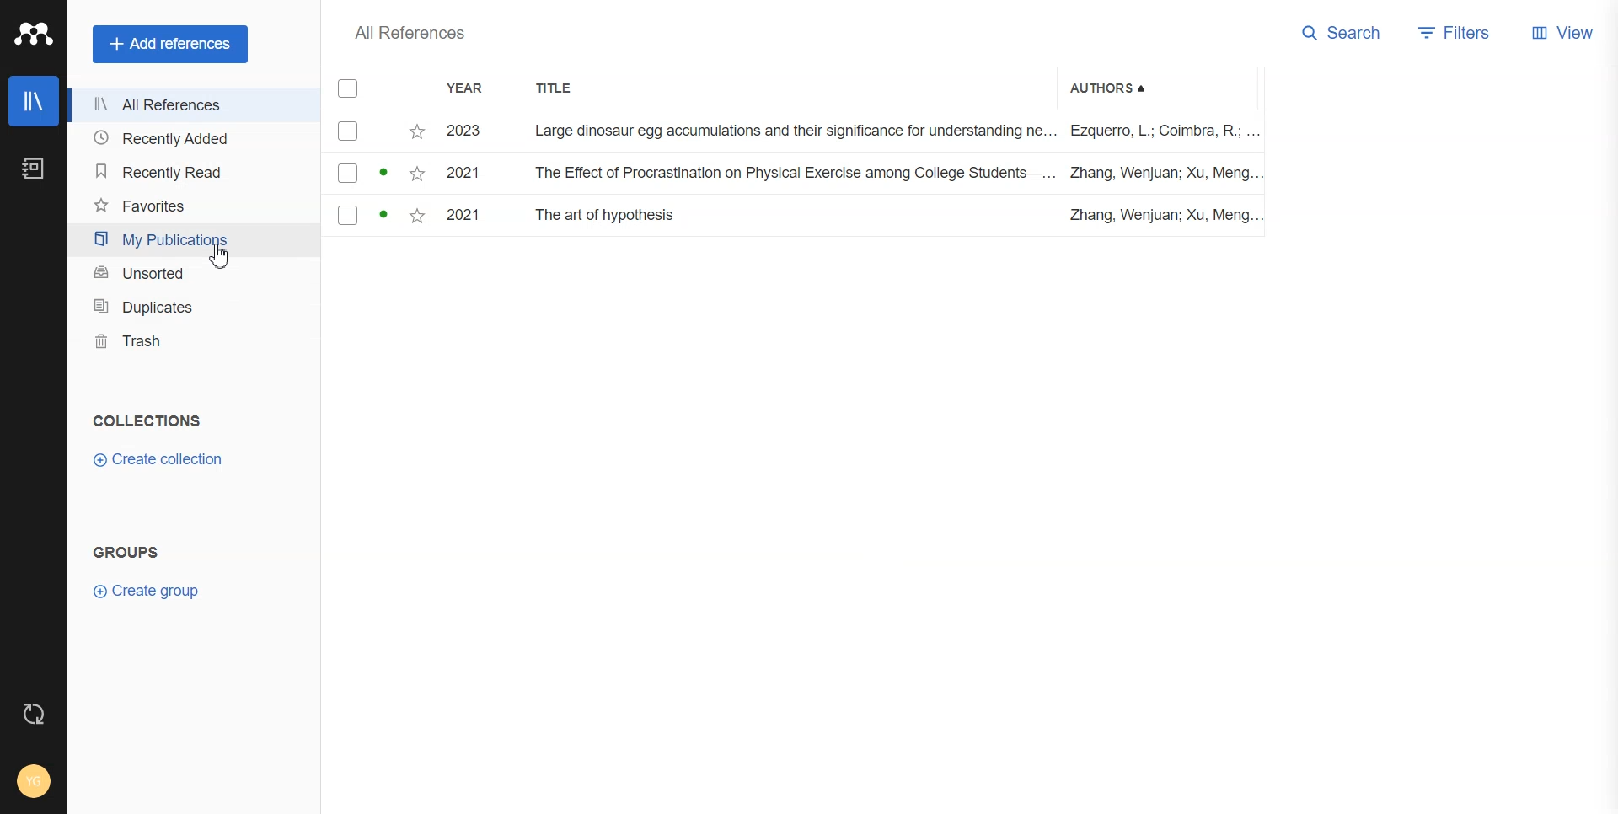  What do you see at coordinates (796, 172) in the screenshot?
I see `The Effect of Procrastination on Physical Exercise among College Students—...` at bounding box center [796, 172].